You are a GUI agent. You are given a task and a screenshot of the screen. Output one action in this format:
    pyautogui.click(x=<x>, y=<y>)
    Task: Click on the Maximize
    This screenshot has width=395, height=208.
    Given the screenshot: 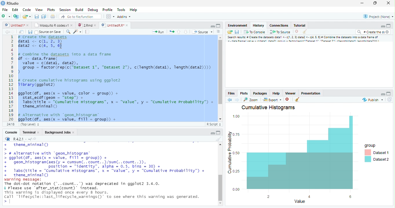 What is the action you would take?
    pyautogui.click(x=375, y=3)
    